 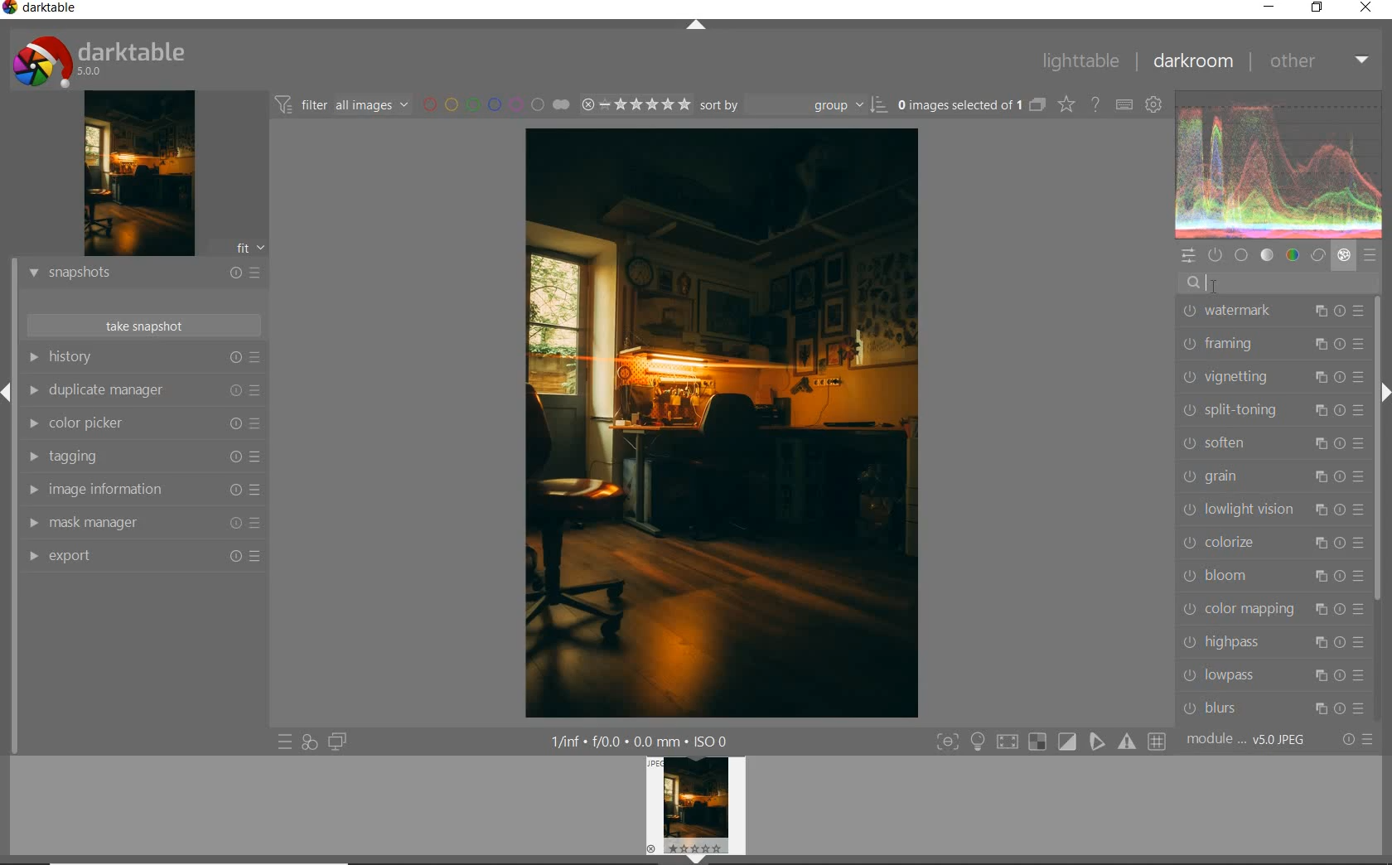 What do you see at coordinates (139, 454) in the screenshot?
I see `tagging` at bounding box center [139, 454].